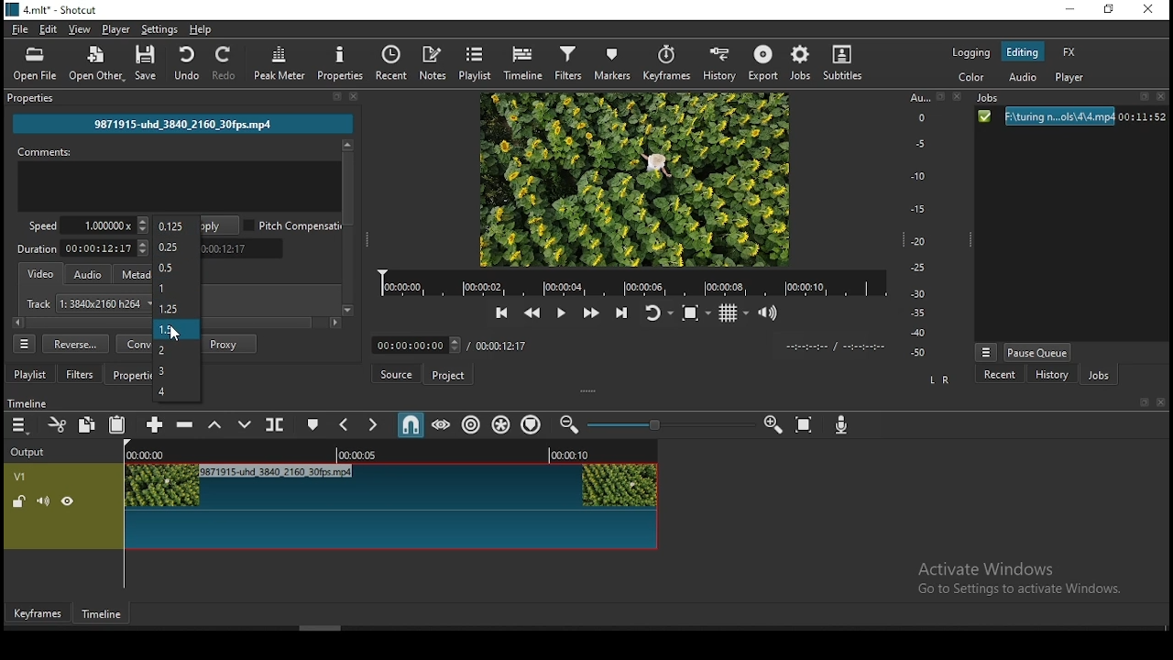 This screenshot has width=1173, height=660. I want to click on recent, so click(396, 63).